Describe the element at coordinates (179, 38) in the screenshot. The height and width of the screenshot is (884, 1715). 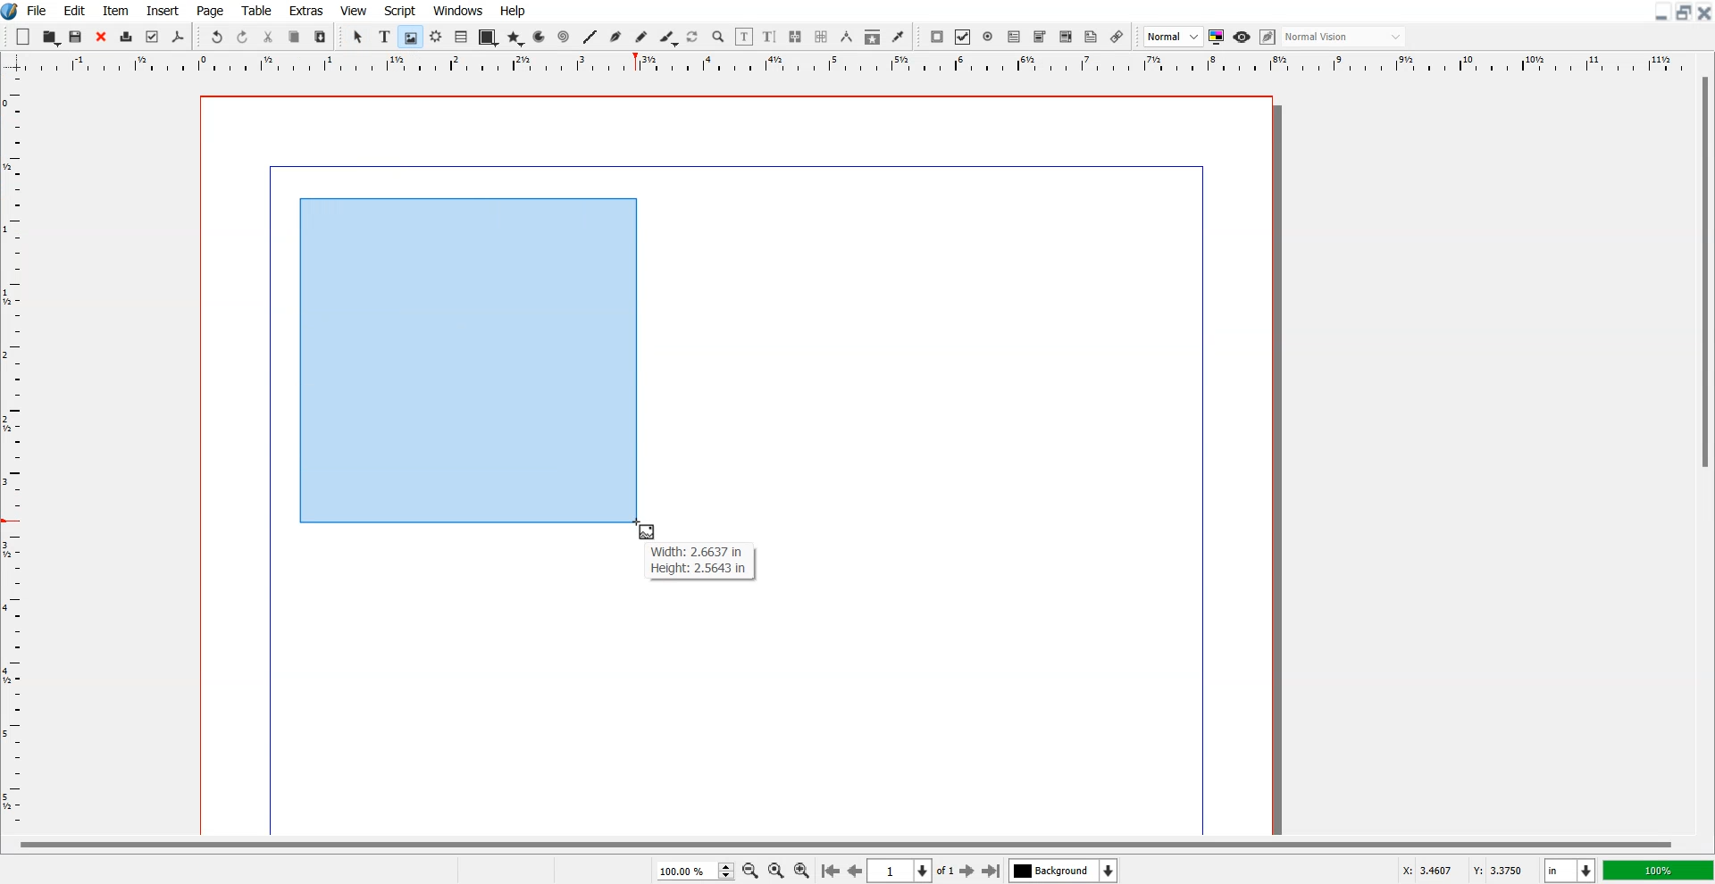
I see `Save As PDF` at that location.